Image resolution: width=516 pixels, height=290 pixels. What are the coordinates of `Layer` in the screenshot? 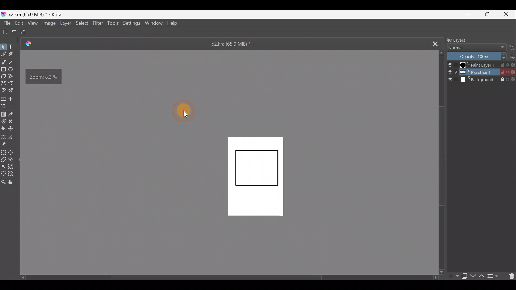 It's located at (65, 24).